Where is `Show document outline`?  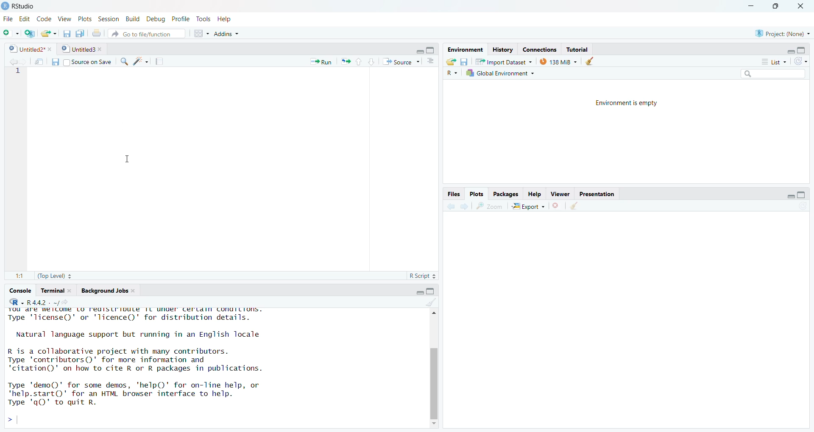
Show document outline is located at coordinates (431, 62).